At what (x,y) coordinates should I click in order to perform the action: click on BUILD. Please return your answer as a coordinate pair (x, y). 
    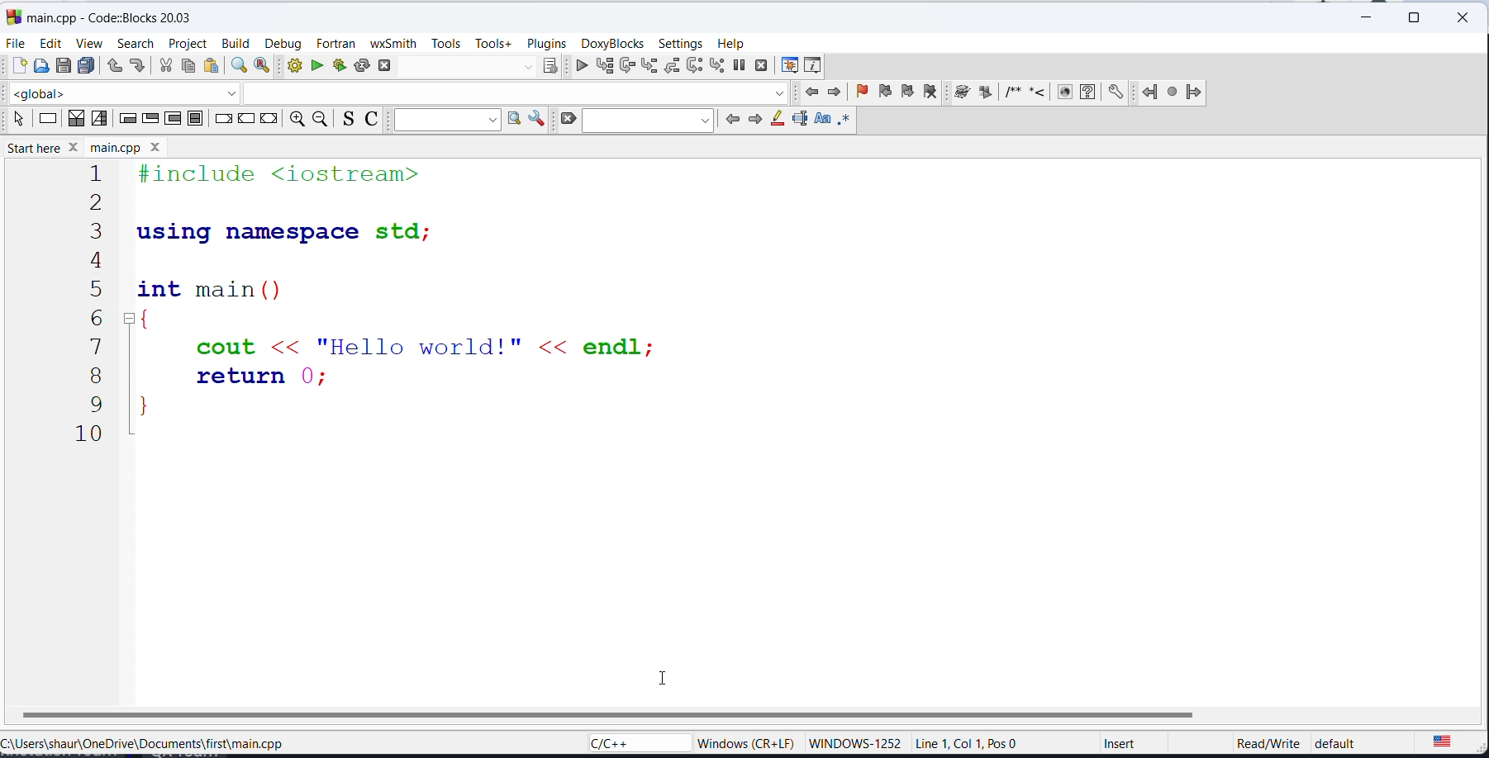
    Looking at the image, I should click on (293, 67).